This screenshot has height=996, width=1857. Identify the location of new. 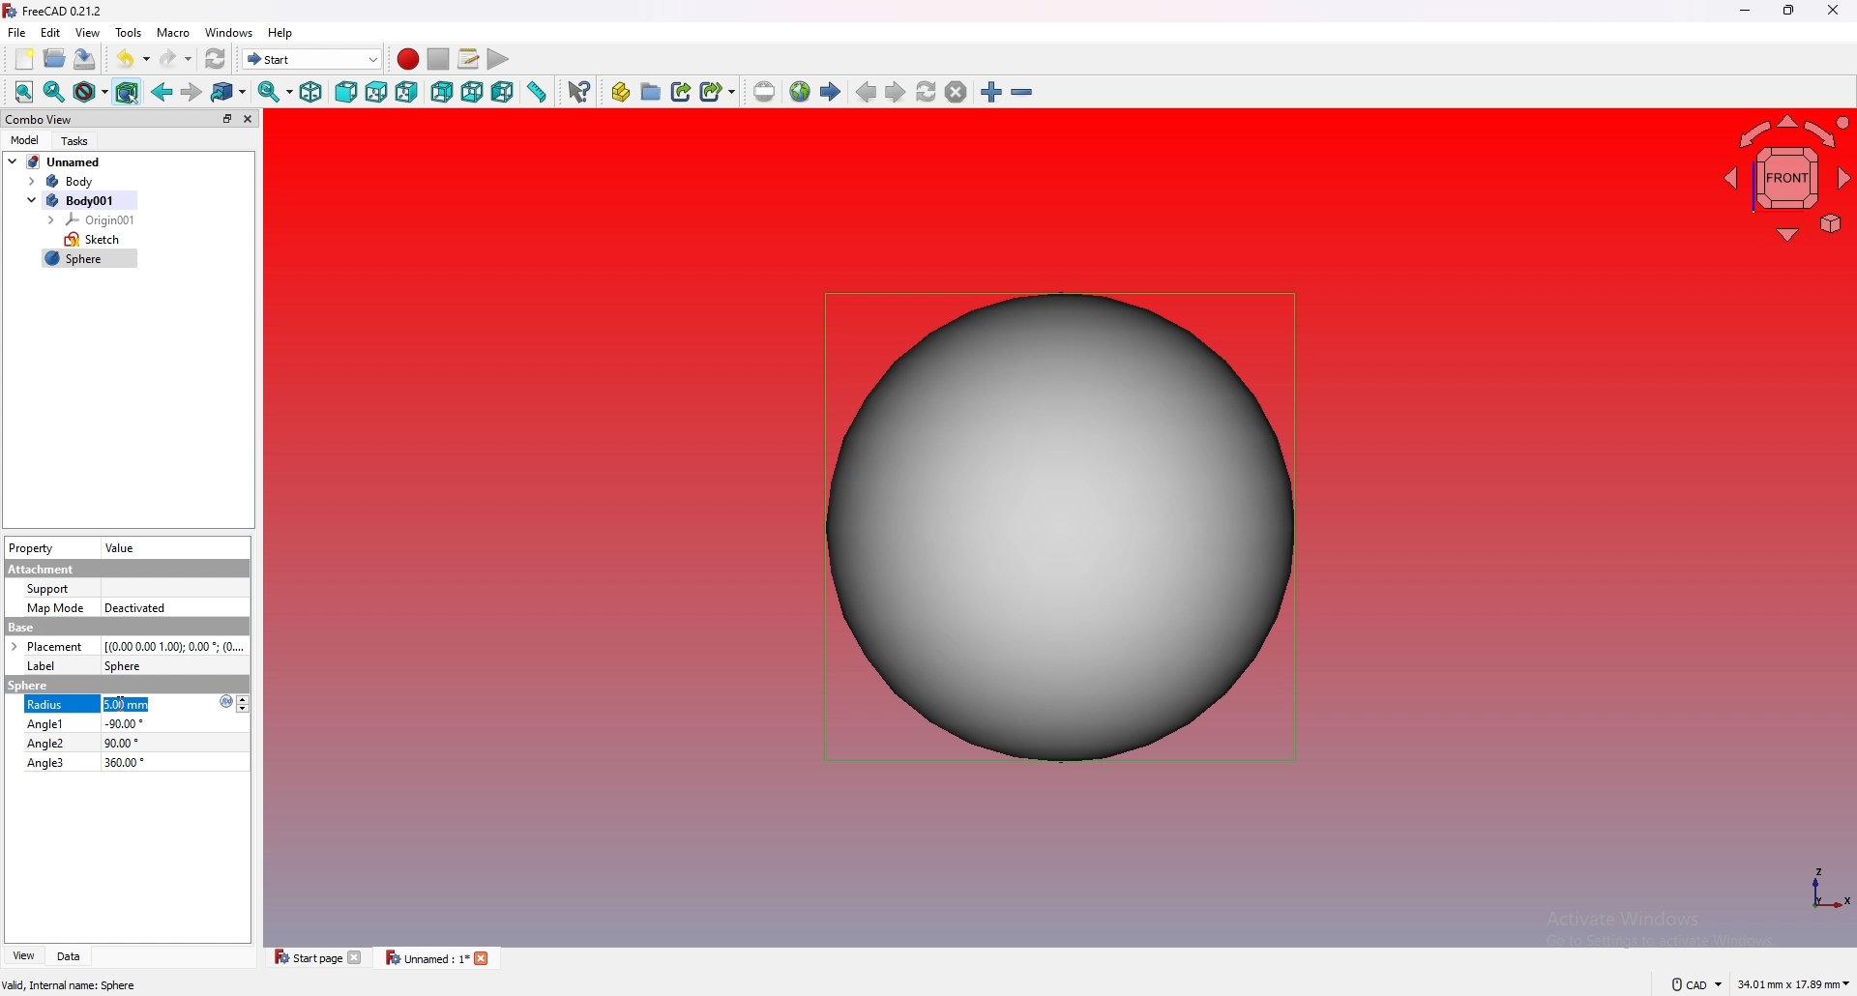
(22, 59).